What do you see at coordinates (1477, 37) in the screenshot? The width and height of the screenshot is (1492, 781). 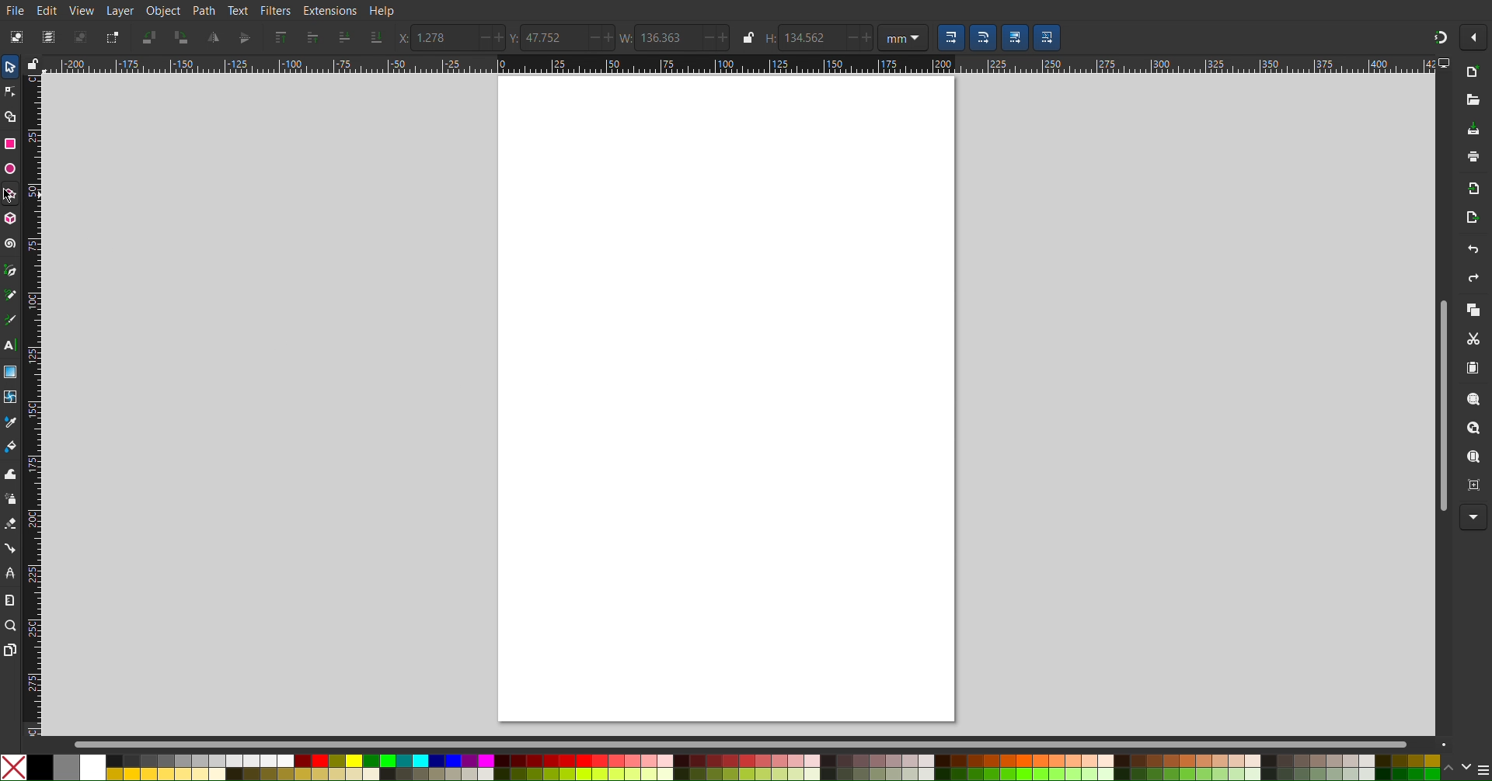 I see `More Options` at bounding box center [1477, 37].